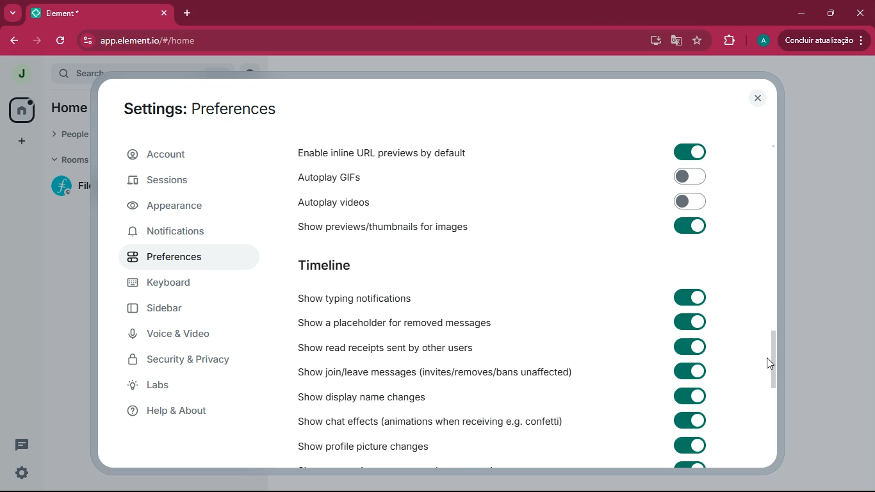 This screenshot has width=875, height=492. I want to click on maximize, so click(828, 13).